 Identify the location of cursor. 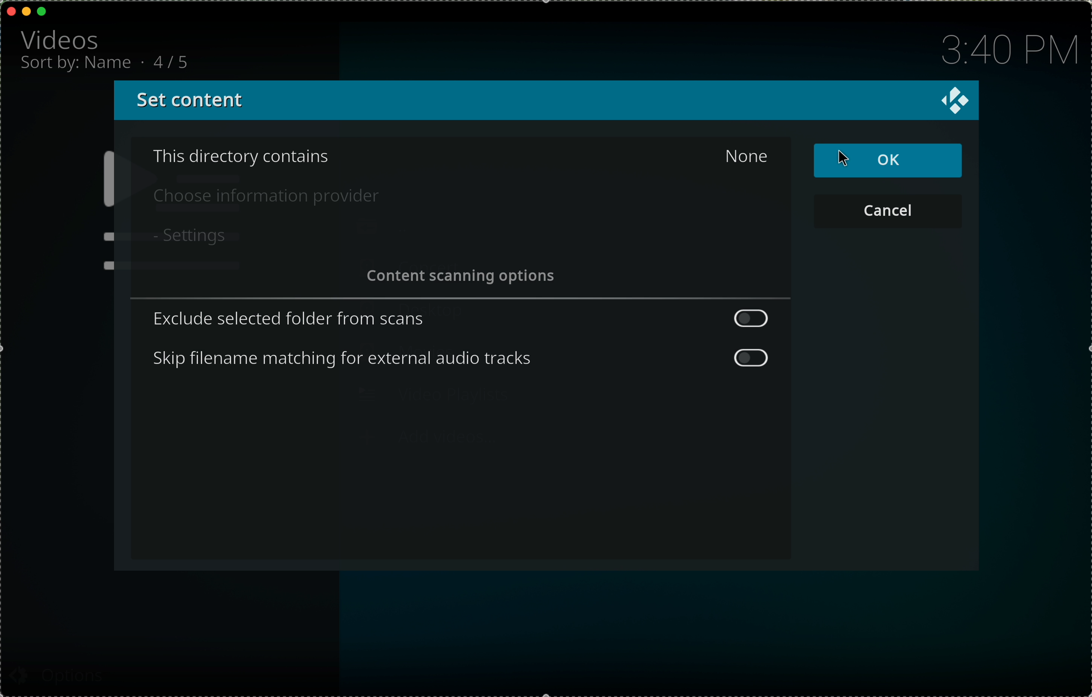
(853, 160).